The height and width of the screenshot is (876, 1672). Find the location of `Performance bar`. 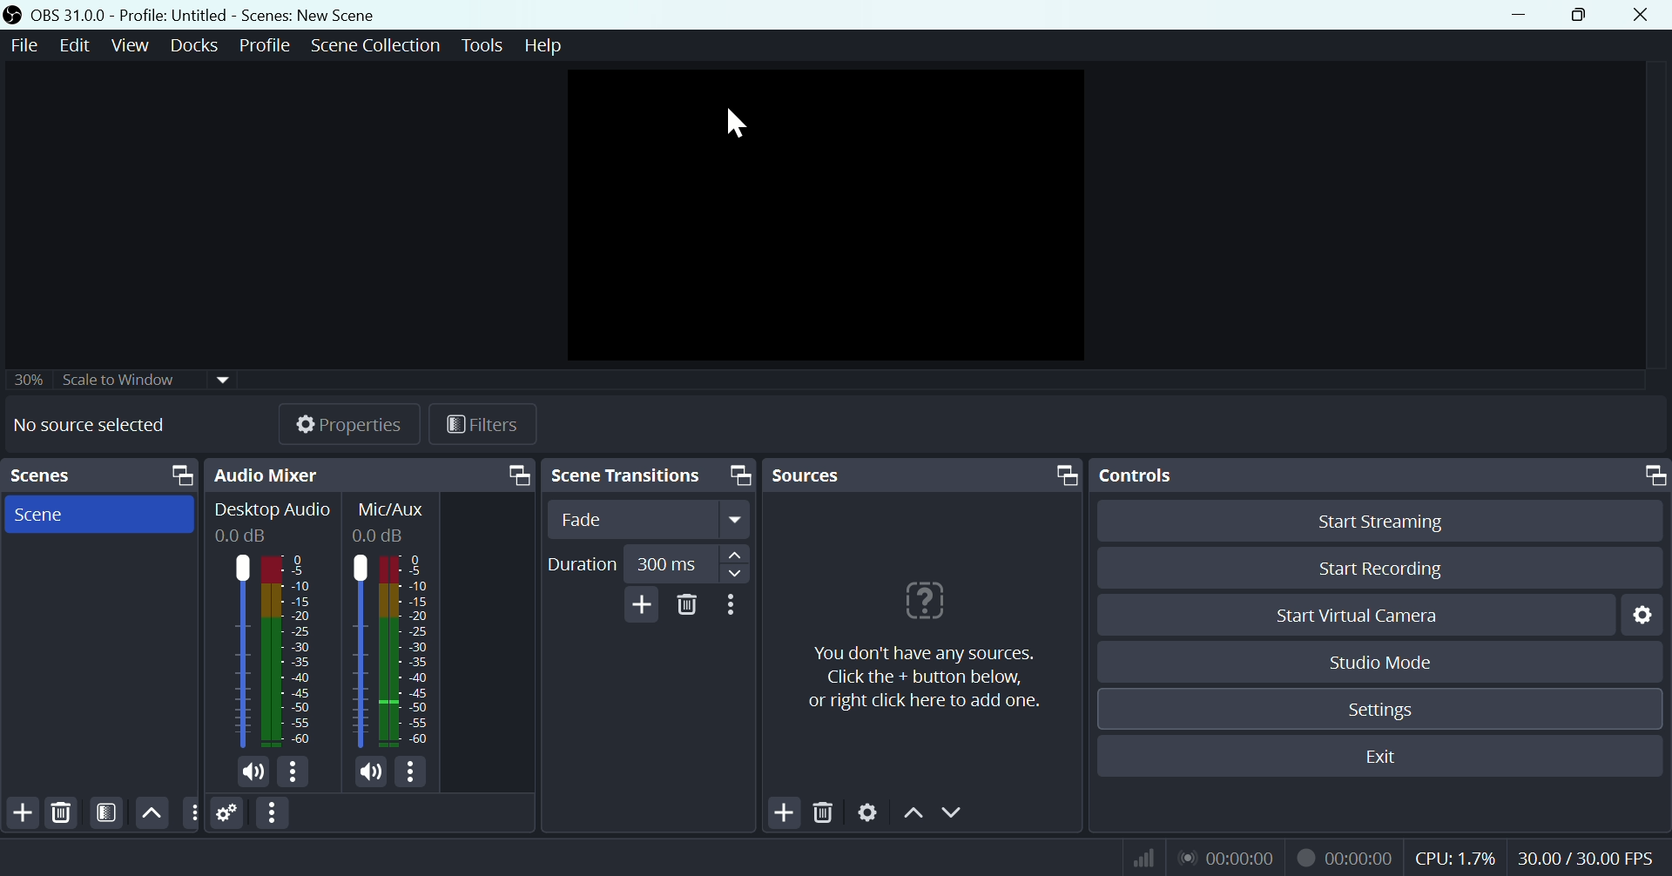

Performance bar is located at coordinates (1535, 857).